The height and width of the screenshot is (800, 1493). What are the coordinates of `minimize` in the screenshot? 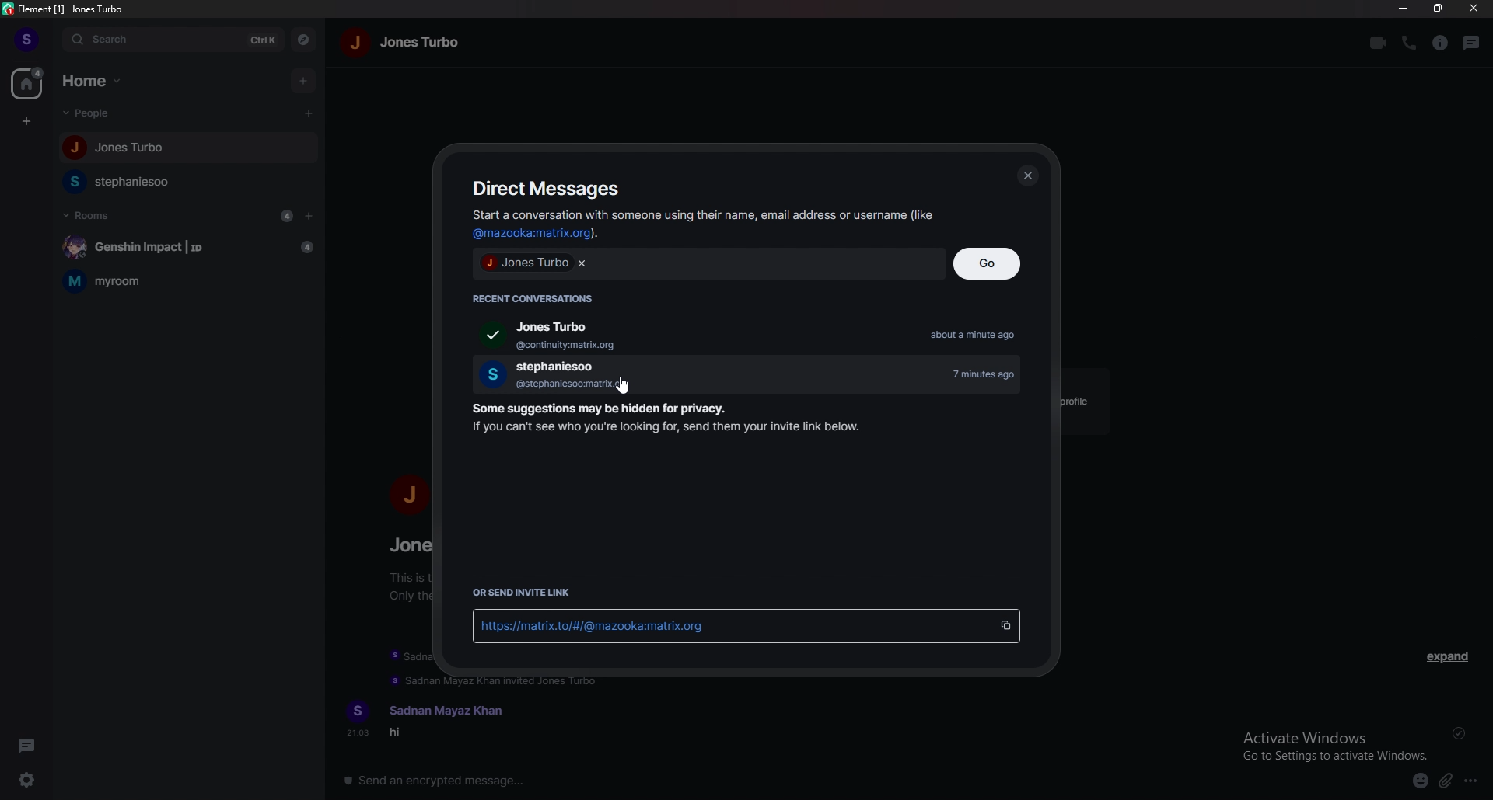 It's located at (1404, 8).